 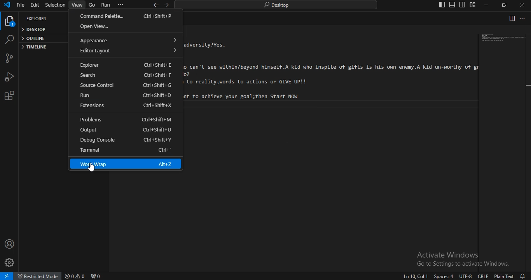 I want to click on go forward, so click(x=167, y=5).